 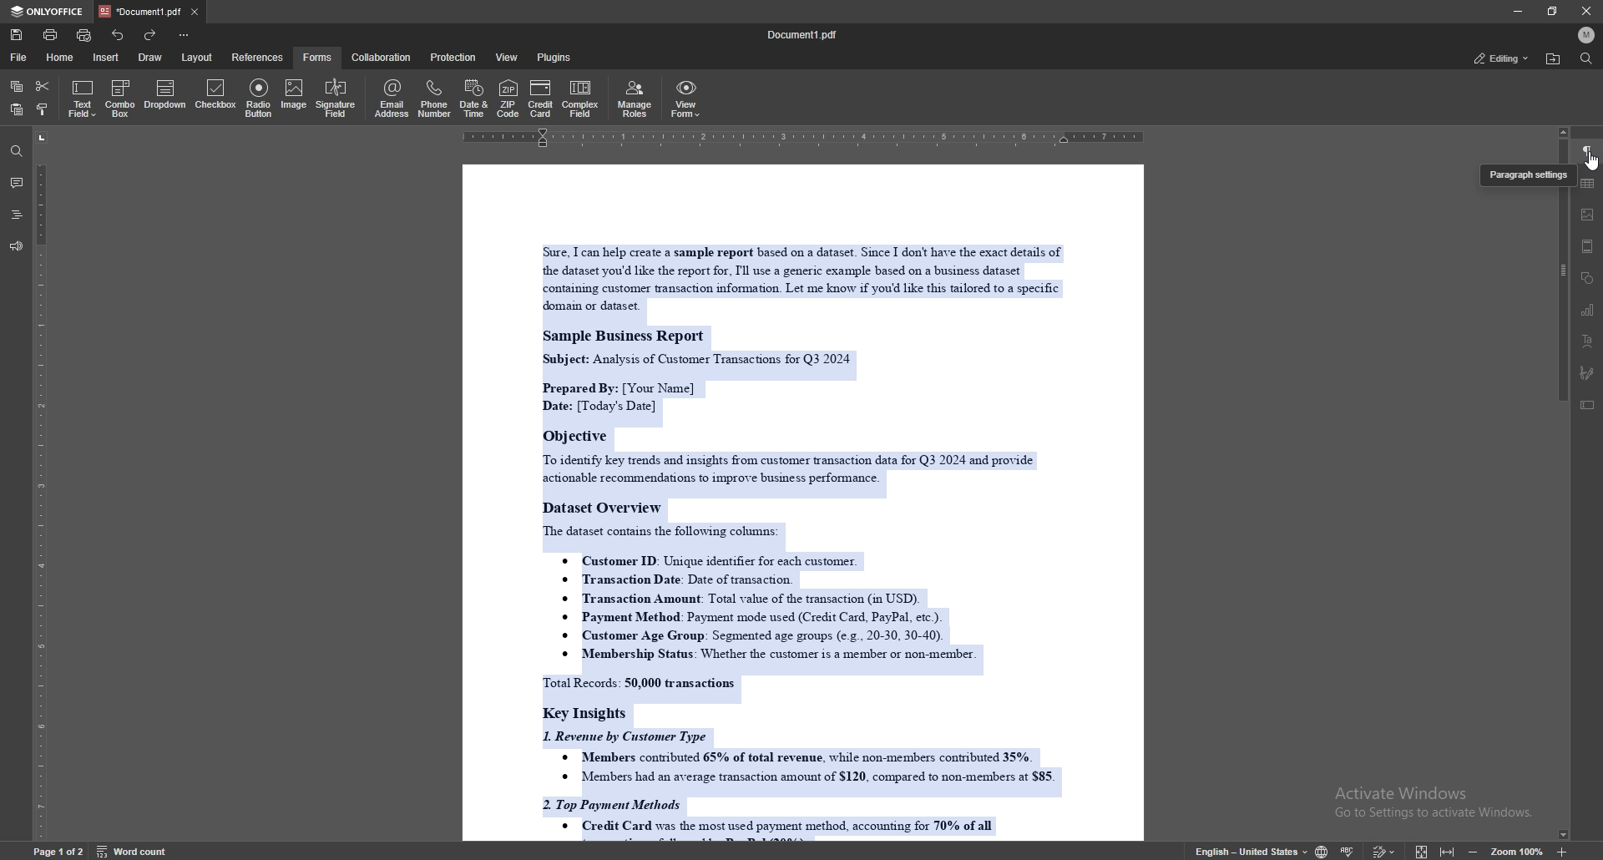 What do you see at coordinates (436, 99) in the screenshot?
I see `phone number` at bounding box center [436, 99].